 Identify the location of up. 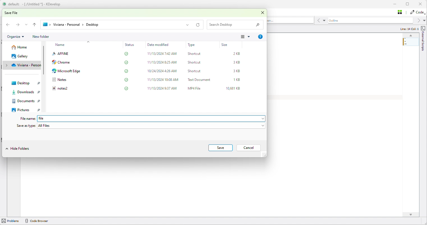
(410, 36).